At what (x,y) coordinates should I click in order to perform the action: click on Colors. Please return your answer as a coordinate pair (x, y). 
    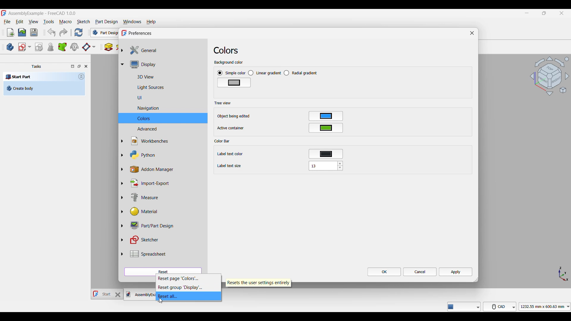
    Looking at the image, I should click on (228, 50).